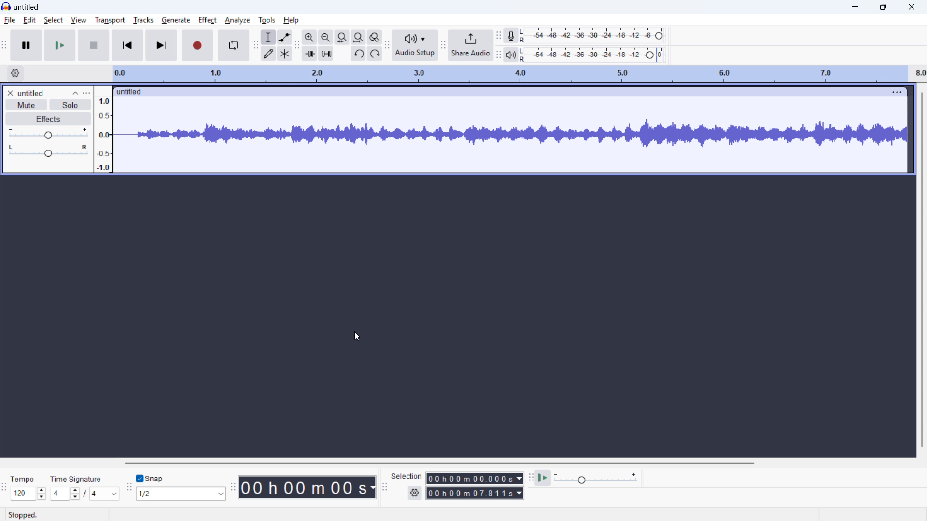  What do you see at coordinates (70, 105) in the screenshot?
I see `solo` at bounding box center [70, 105].